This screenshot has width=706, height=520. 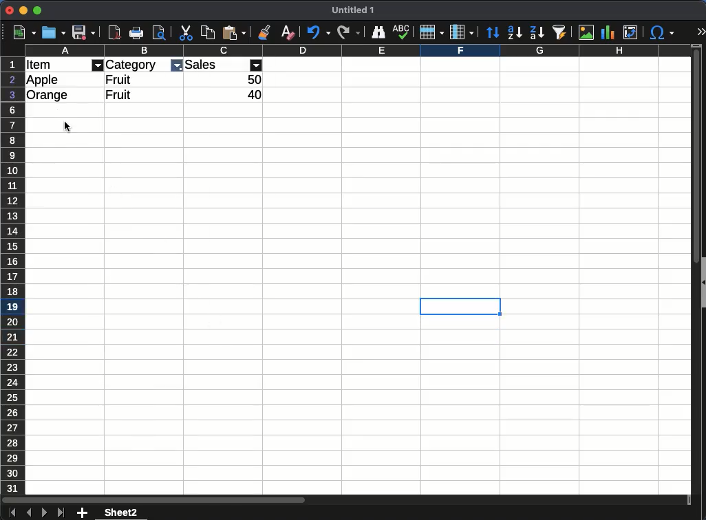 What do you see at coordinates (461, 32) in the screenshot?
I see `column` at bounding box center [461, 32].